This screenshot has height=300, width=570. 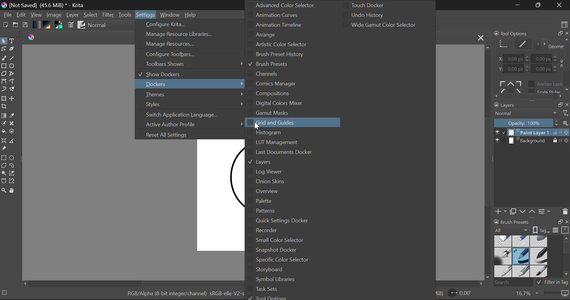 What do you see at coordinates (4, 82) in the screenshot?
I see `Bezier Curve` at bounding box center [4, 82].